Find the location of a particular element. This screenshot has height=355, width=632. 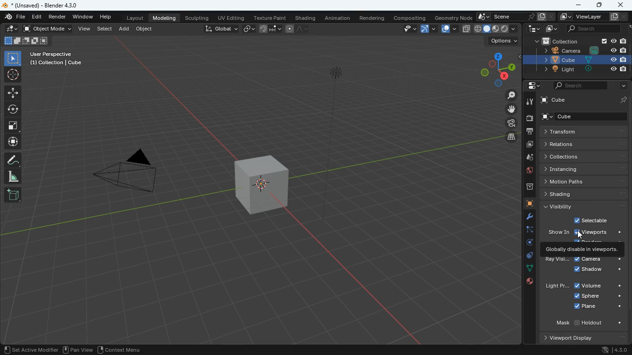

view is located at coordinates (85, 30).